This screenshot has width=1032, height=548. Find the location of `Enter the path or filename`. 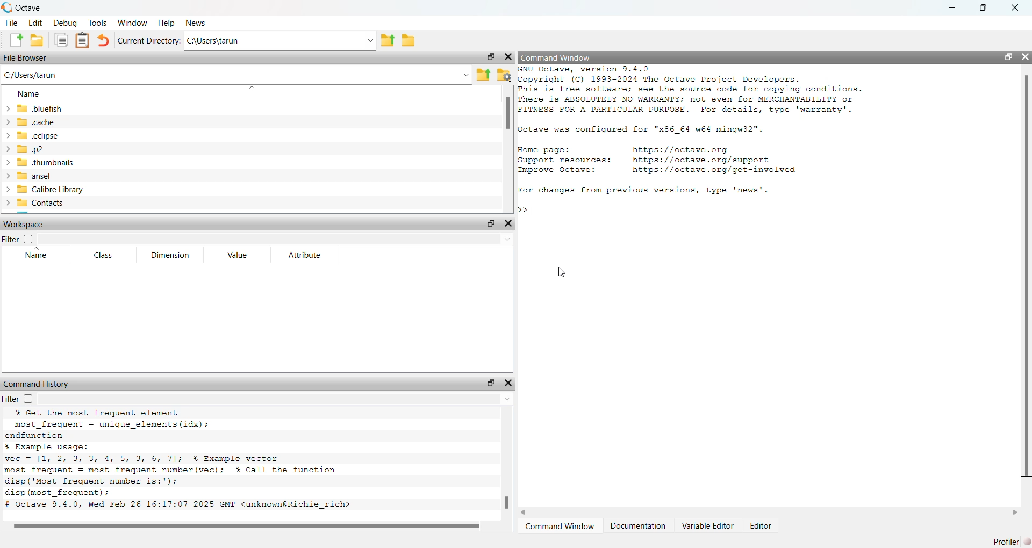

Enter the path or filename is located at coordinates (466, 74).